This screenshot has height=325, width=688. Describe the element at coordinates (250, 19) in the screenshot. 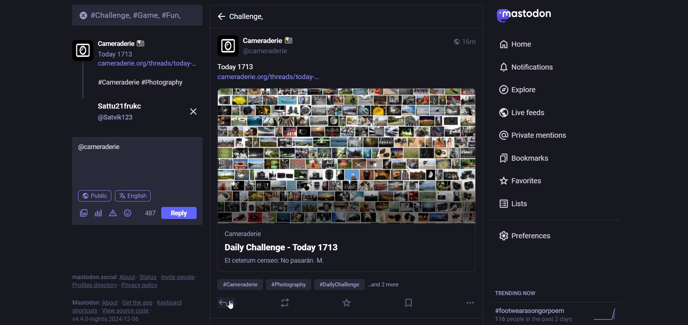

I see `challenge` at that location.